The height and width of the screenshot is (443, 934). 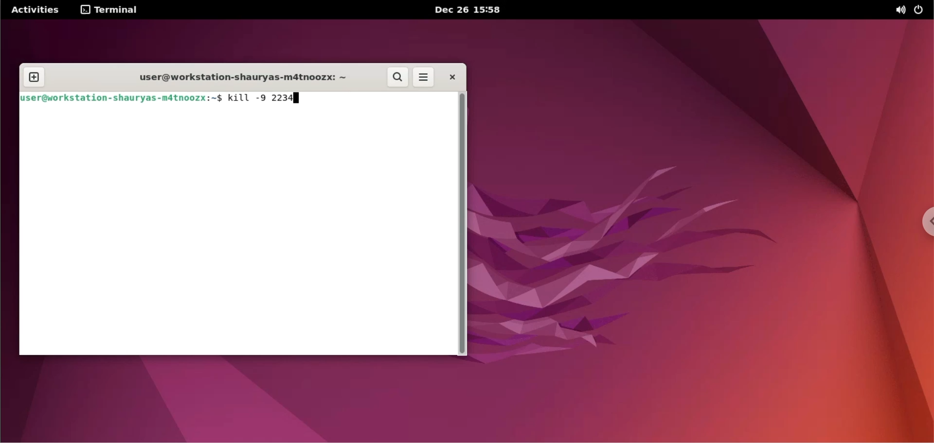 I want to click on scrollbar, so click(x=462, y=223).